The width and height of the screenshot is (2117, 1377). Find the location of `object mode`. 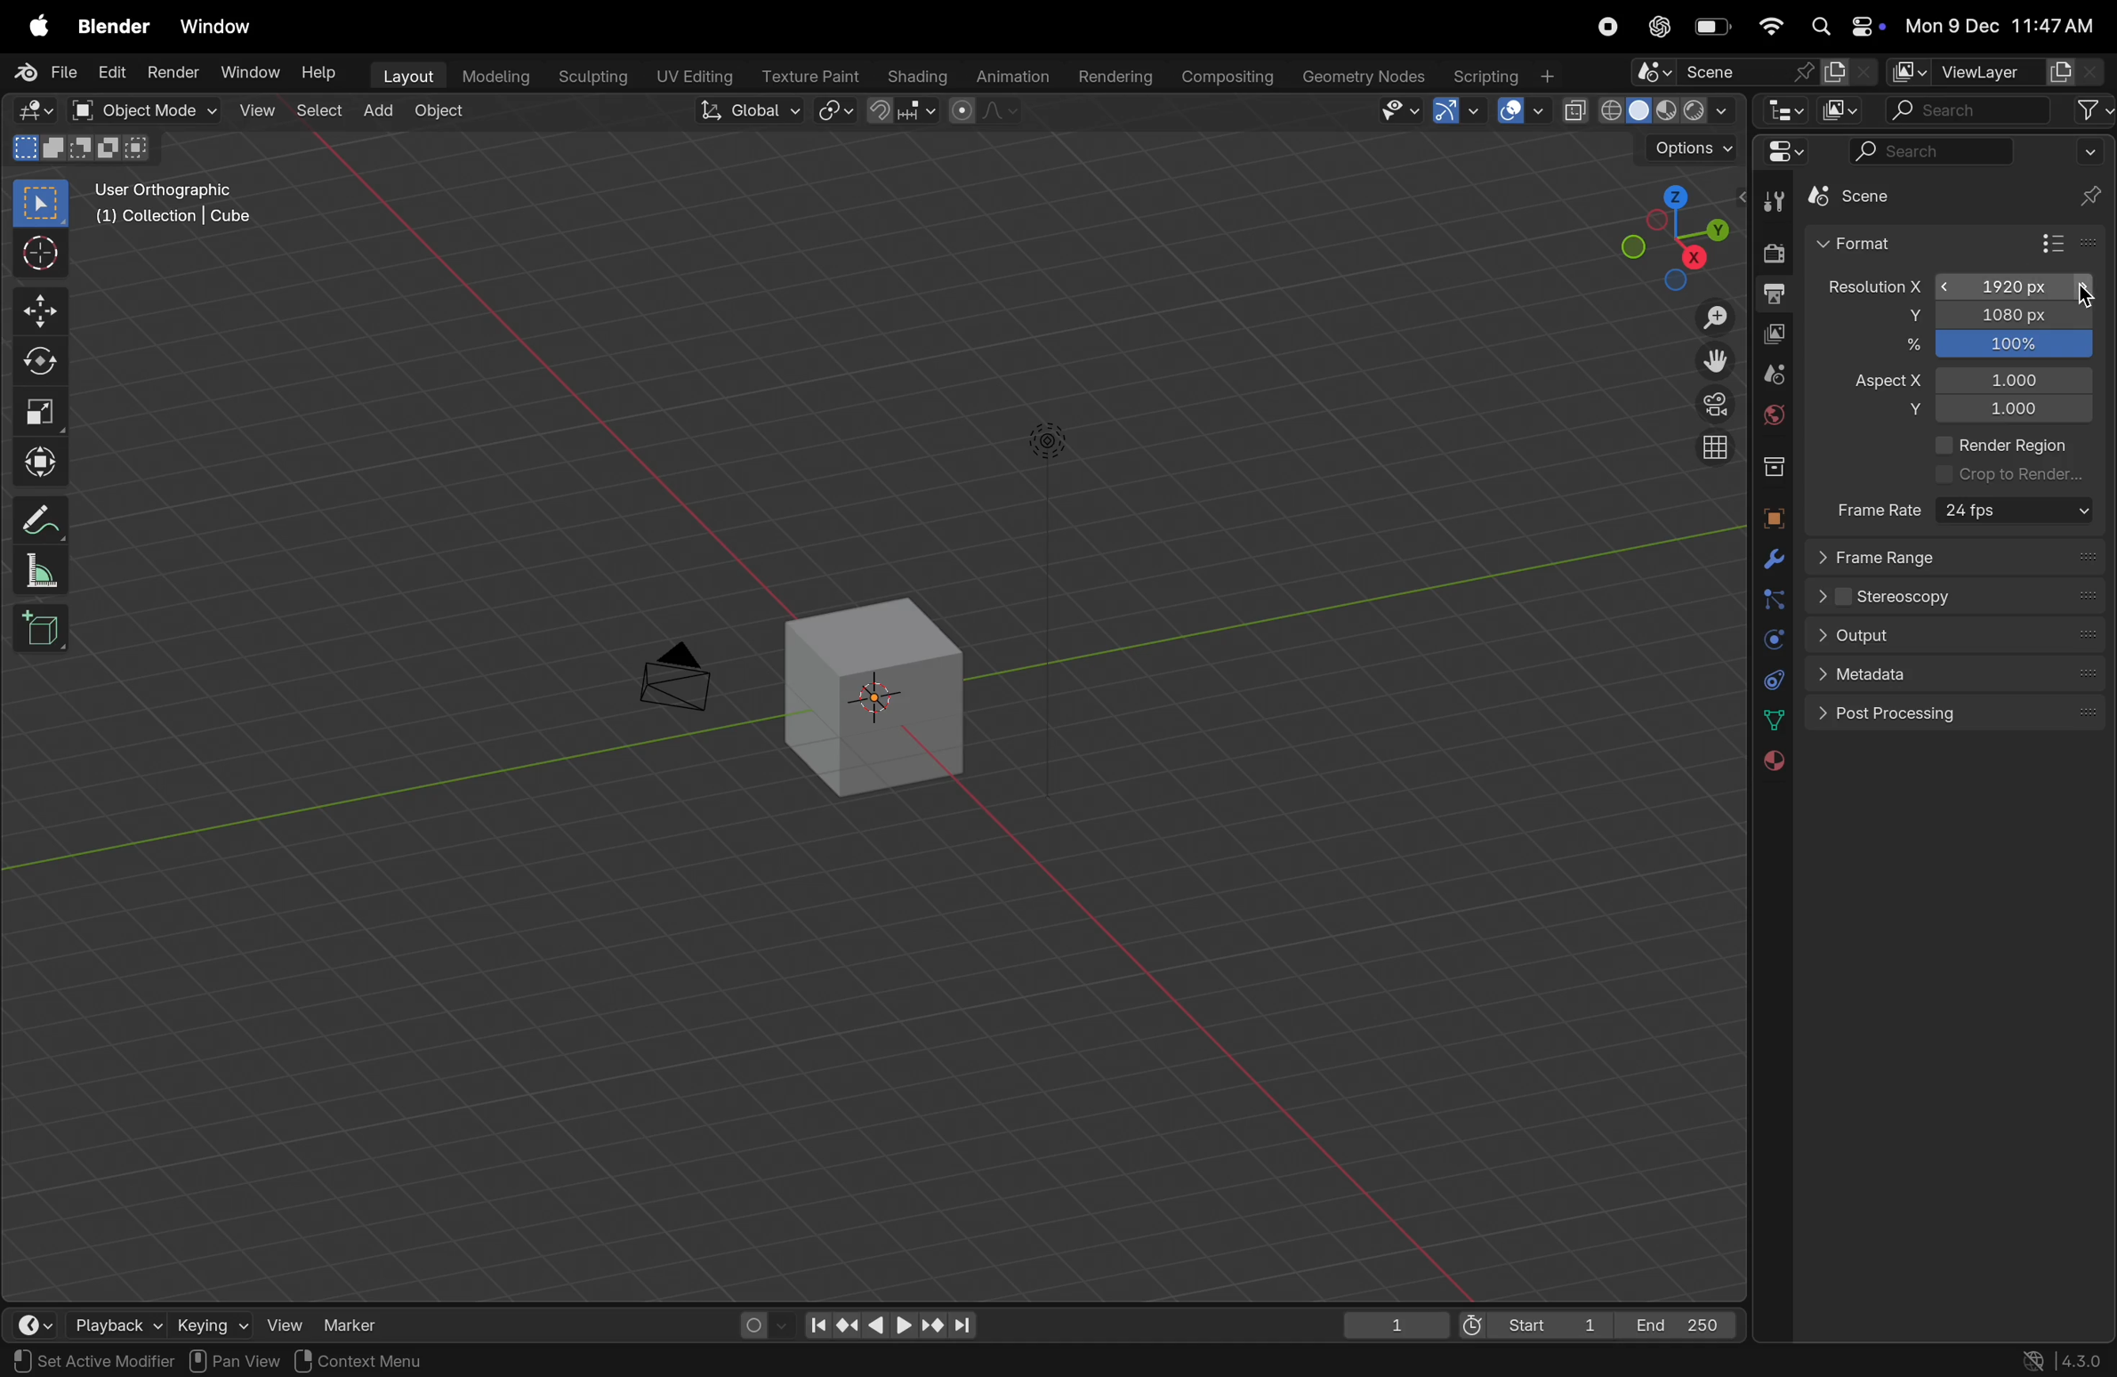

object mode is located at coordinates (143, 111).